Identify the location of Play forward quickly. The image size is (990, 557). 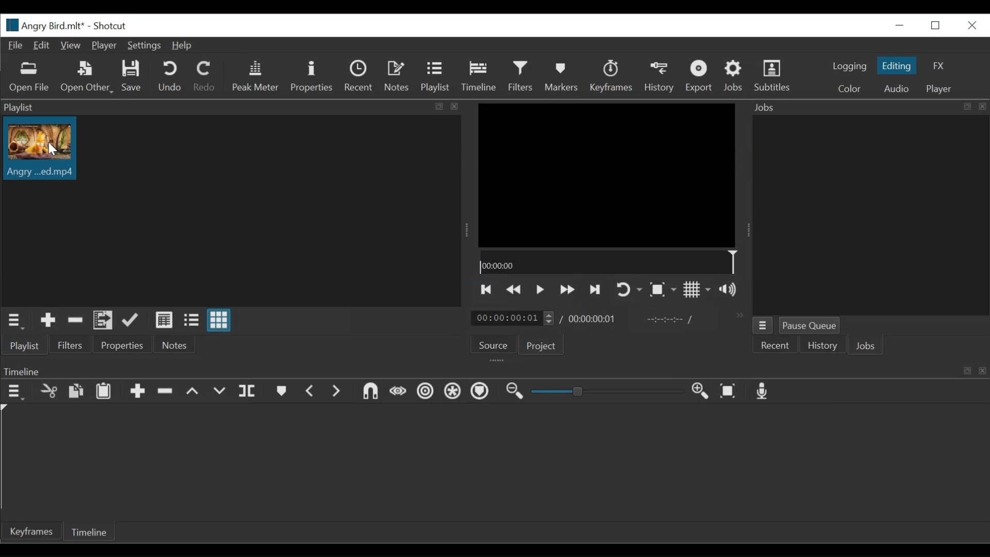
(567, 289).